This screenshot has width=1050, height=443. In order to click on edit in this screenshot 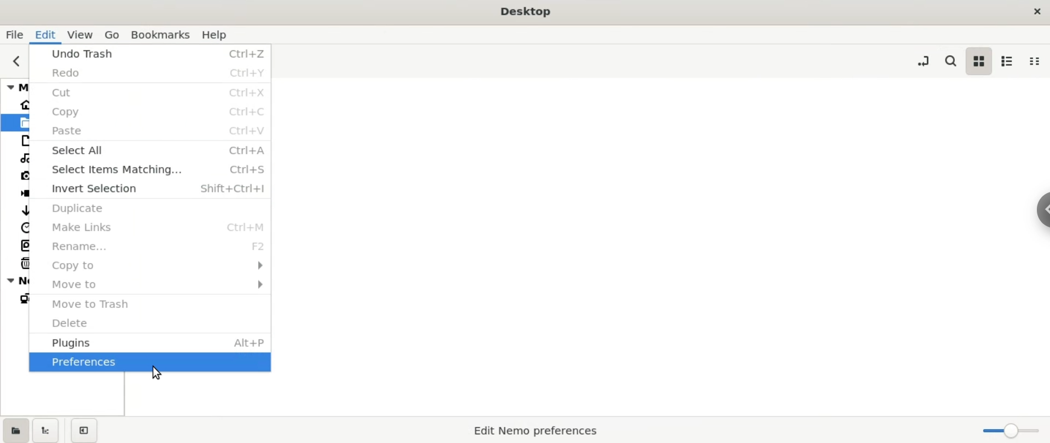, I will do `click(48, 36)`.